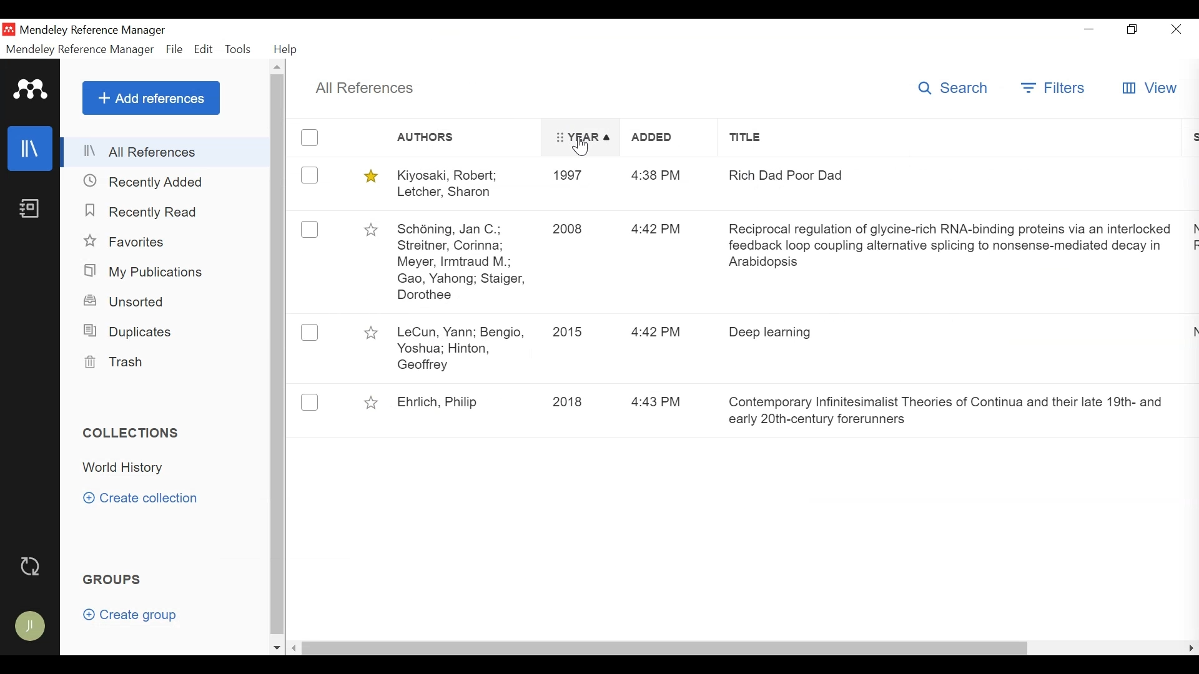 The height and width of the screenshot is (674, 1199). I want to click on Cursor, so click(578, 147).